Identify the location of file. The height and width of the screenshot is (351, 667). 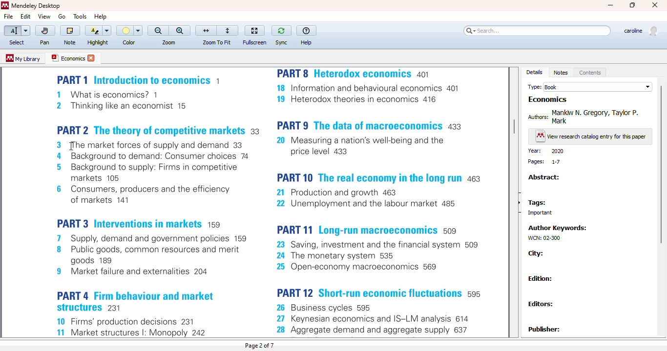
(8, 17).